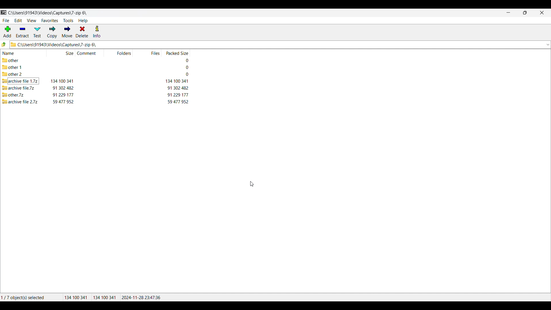 Image resolution: width=551 pixels, height=310 pixels. Describe the element at coordinates (15, 67) in the screenshot. I see `other 1 ` at that location.